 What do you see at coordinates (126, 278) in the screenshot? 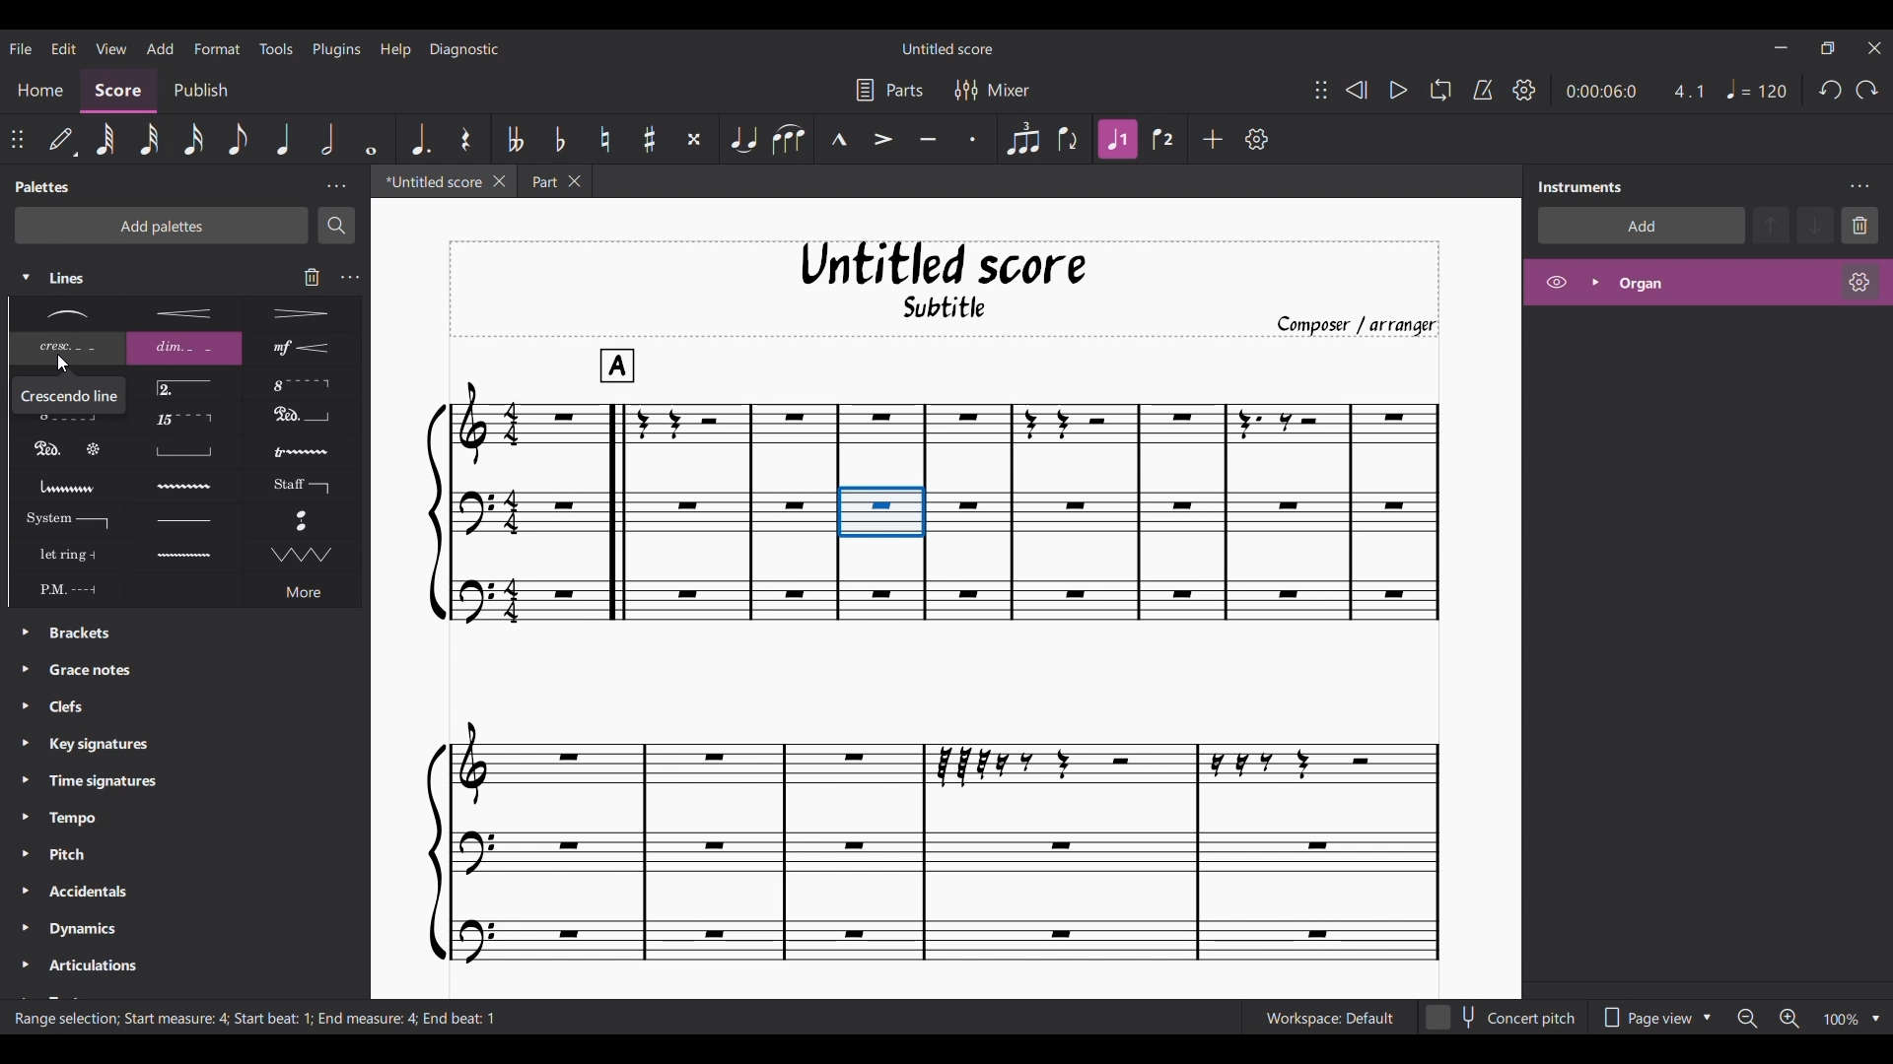
I see `Collapse Lines` at bounding box center [126, 278].